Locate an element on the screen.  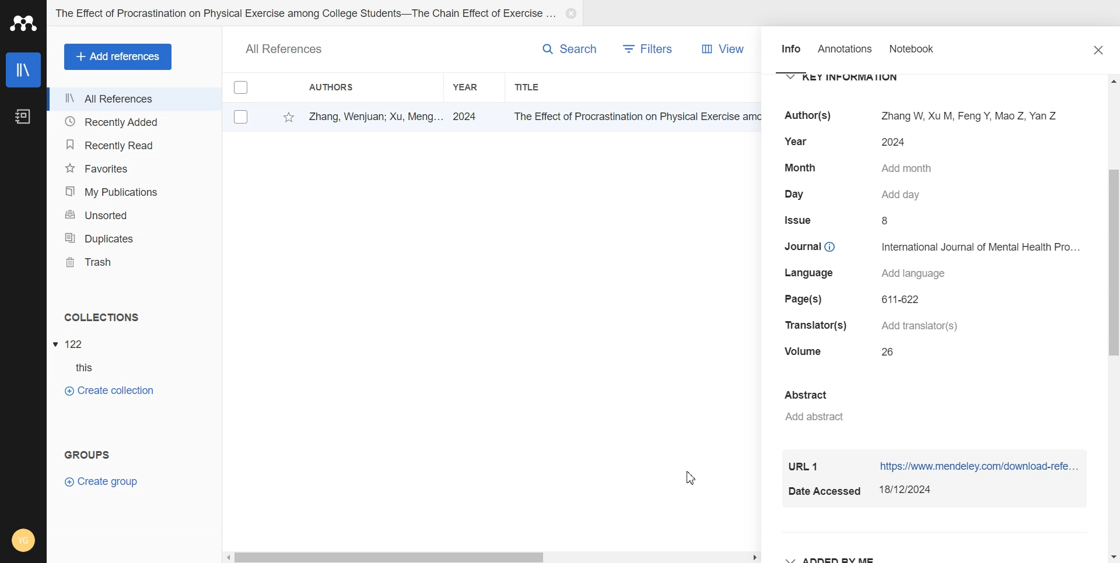
Up is located at coordinates (1112, 83).